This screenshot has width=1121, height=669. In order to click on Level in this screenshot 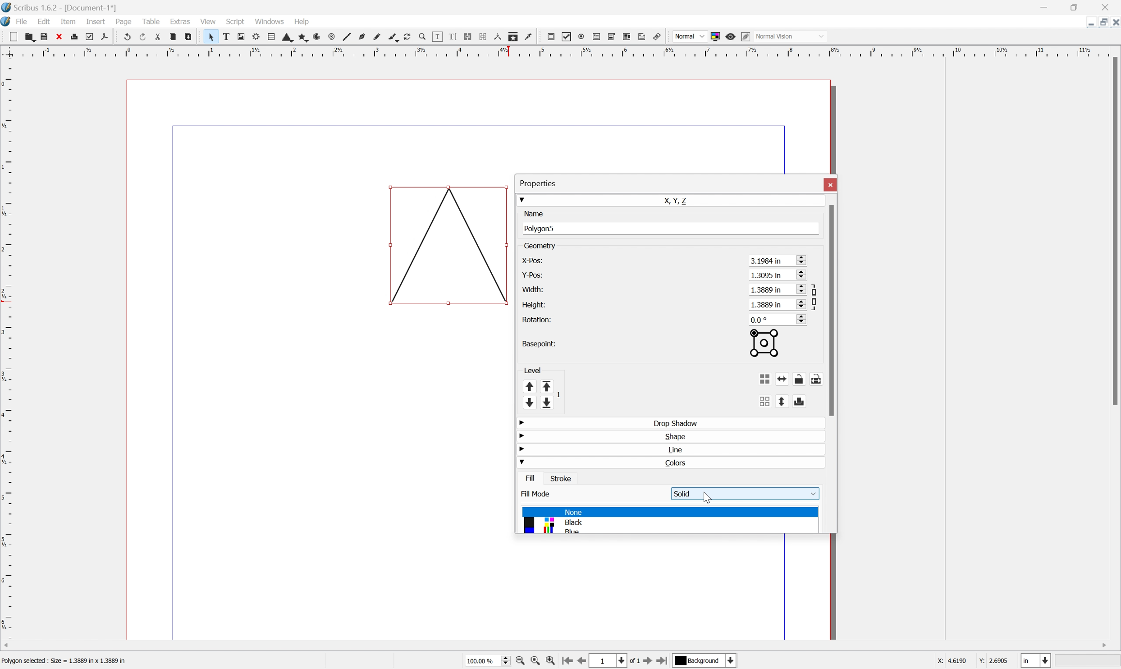, I will do `click(532, 368)`.